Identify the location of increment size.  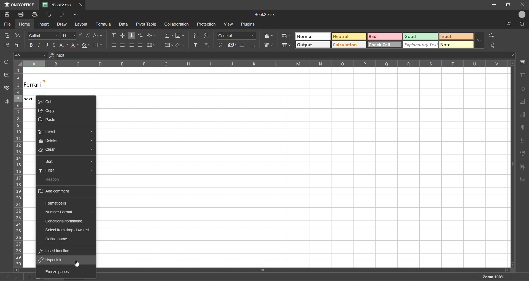
(80, 36).